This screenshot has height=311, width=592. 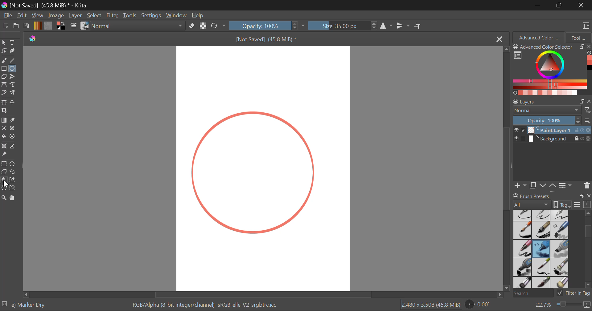 What do you see at coordinates (560, 215) in the screenshot?
I see `Ink-4 Pen Rough` at bounding box center [560, 215].